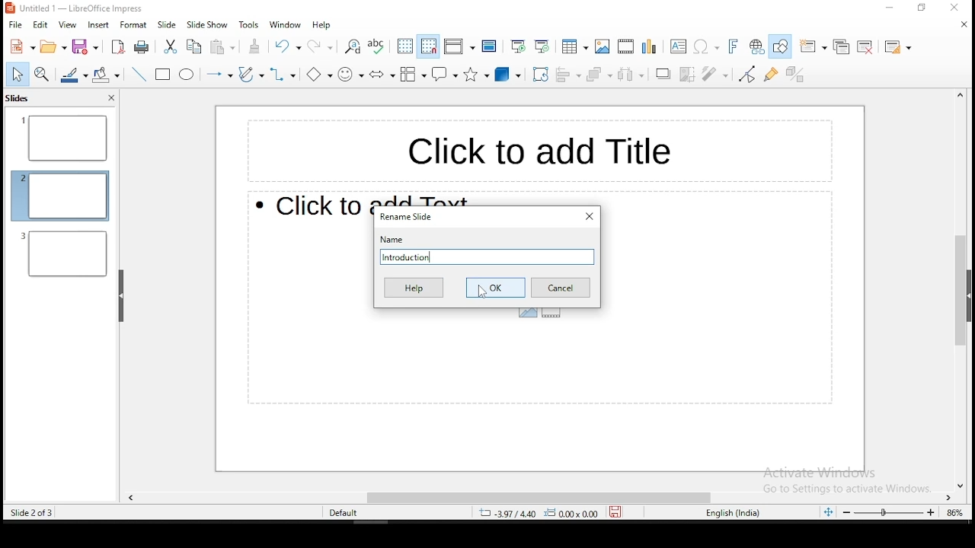  What do you see at coordinates (924, 8) in the screenshot?
I see `restore` at bounding box center [924, 8].